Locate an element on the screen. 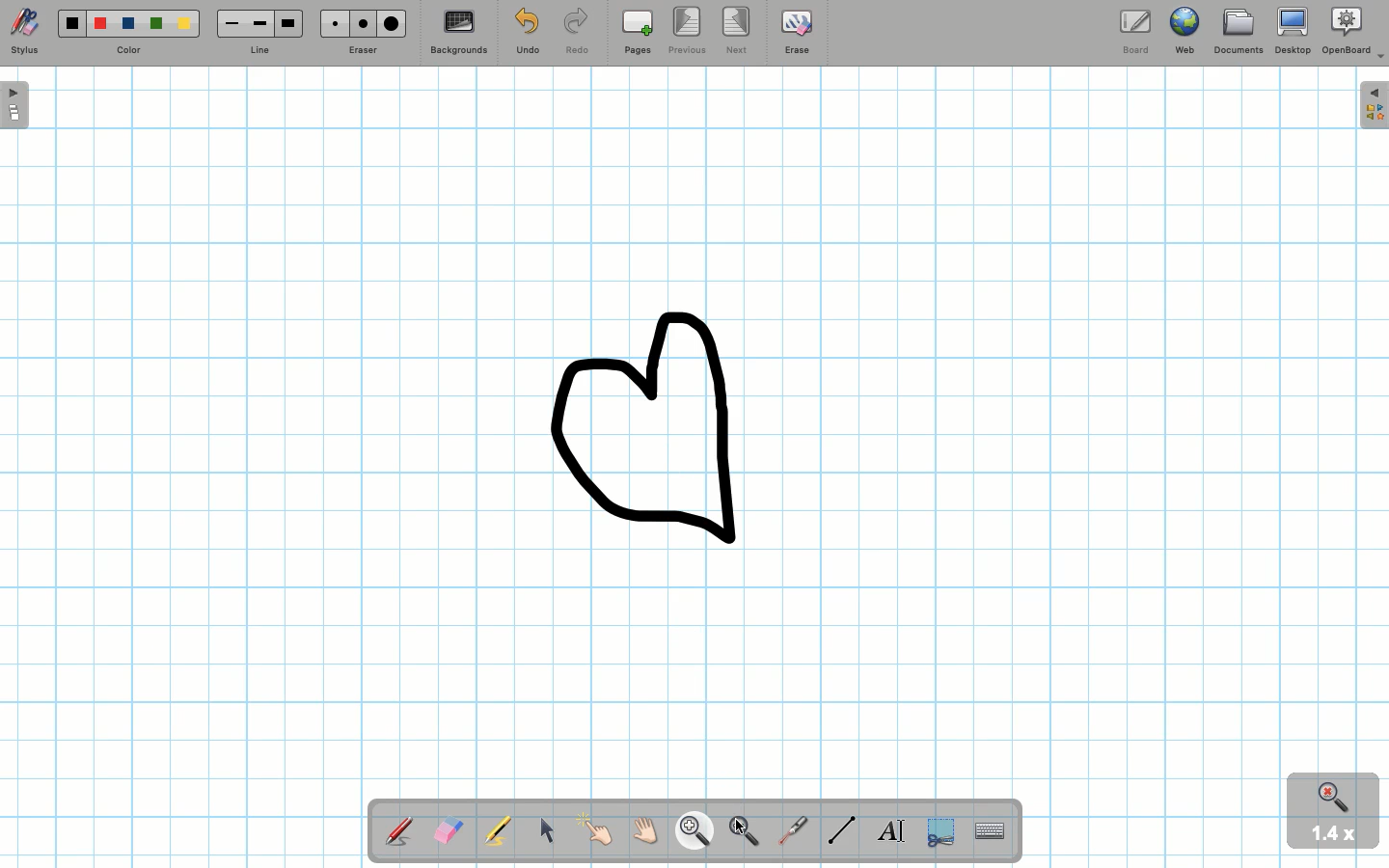  Backgrounds is located at coordinates (459, 32).